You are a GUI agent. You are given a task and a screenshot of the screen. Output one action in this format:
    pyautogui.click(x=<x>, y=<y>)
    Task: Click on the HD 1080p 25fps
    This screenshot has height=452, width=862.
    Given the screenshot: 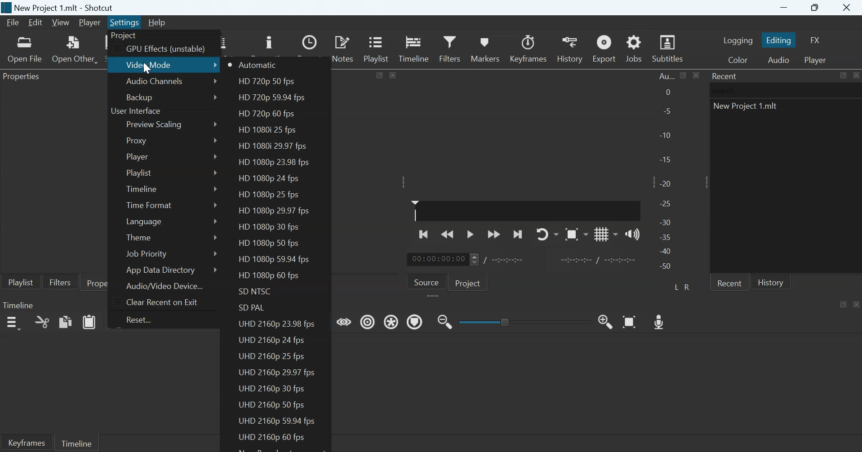 What is the action you would take?
    pyautogui.click(x=270, y=194)
    